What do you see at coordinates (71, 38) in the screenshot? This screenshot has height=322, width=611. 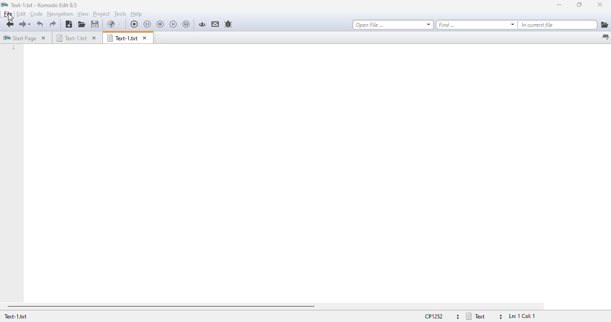 I see `text-1 ` at bounding box center [71, 38].